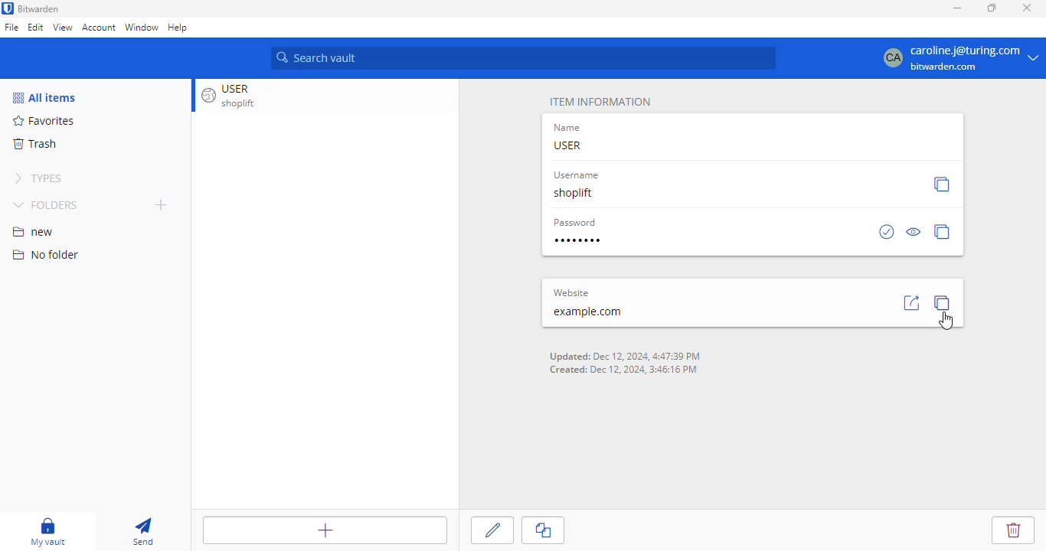  What do you see at coordinates (574, 223) in the screenshot?
I see `password` at bounding box center [574, 223].